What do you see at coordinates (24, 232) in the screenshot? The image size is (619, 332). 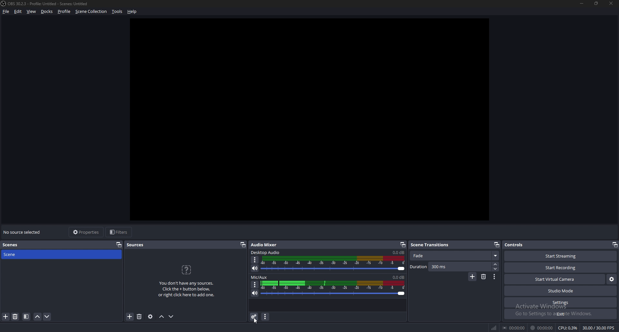 I see `no souce selected` at bounding box center [24, 232].